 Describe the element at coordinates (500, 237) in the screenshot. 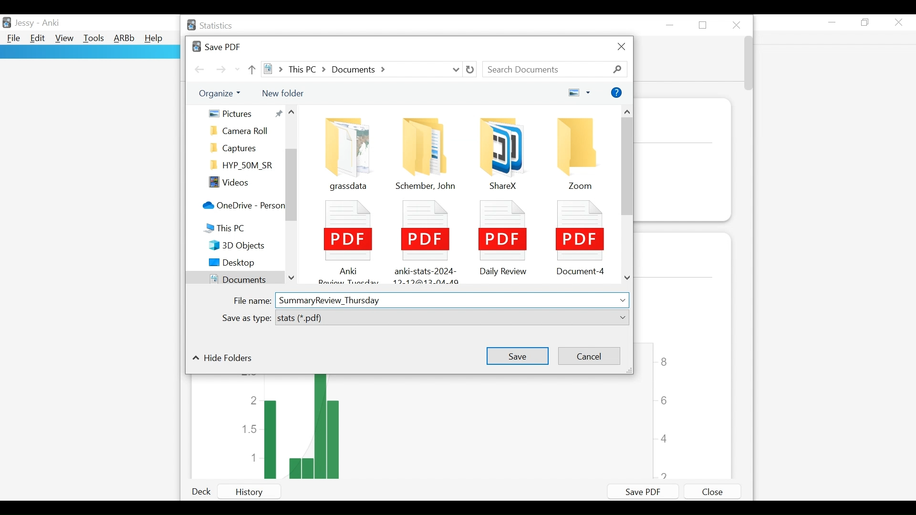

I see `PDF` at that location.